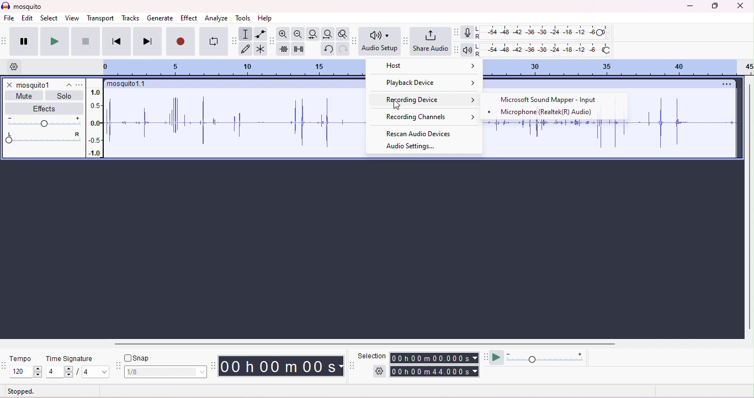 This screenshot has height=398, width=754. I want to click on timeline, so click(239, 68).